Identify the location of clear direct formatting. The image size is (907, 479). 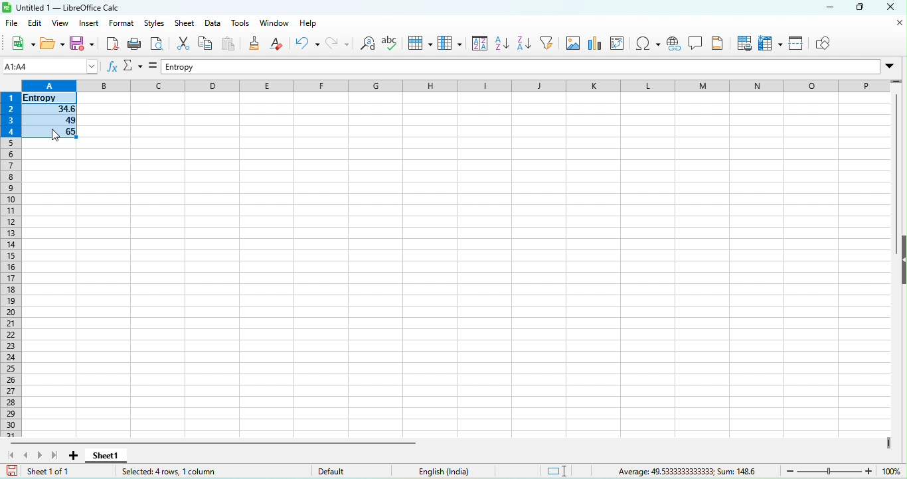
(278, 46).